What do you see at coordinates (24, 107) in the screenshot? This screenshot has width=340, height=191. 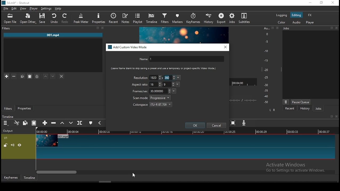 I see `properties` at bounding box center [24, 107].